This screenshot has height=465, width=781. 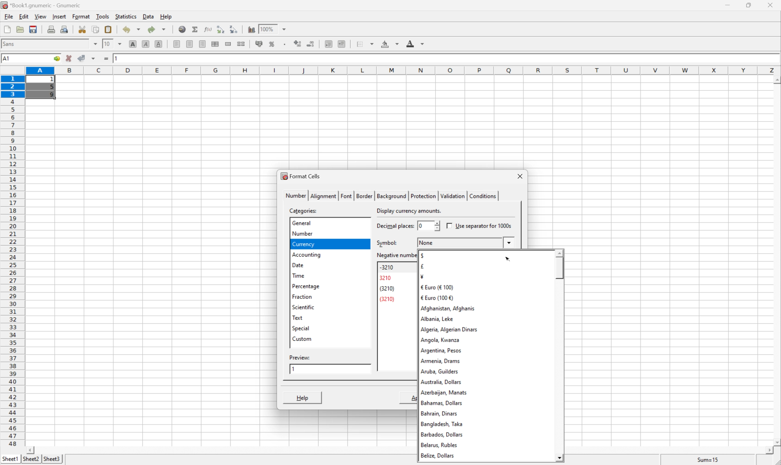 What do you see at coordinates (364, 44) in the screenshot?
I see `borders` at bounding box center [364, 44].